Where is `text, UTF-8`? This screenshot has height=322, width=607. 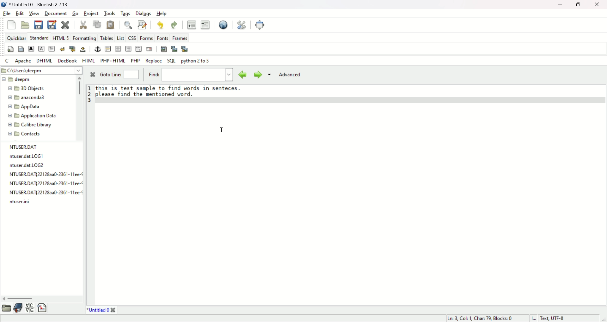 text, UTF-8 is located at coordinates (555, 319).